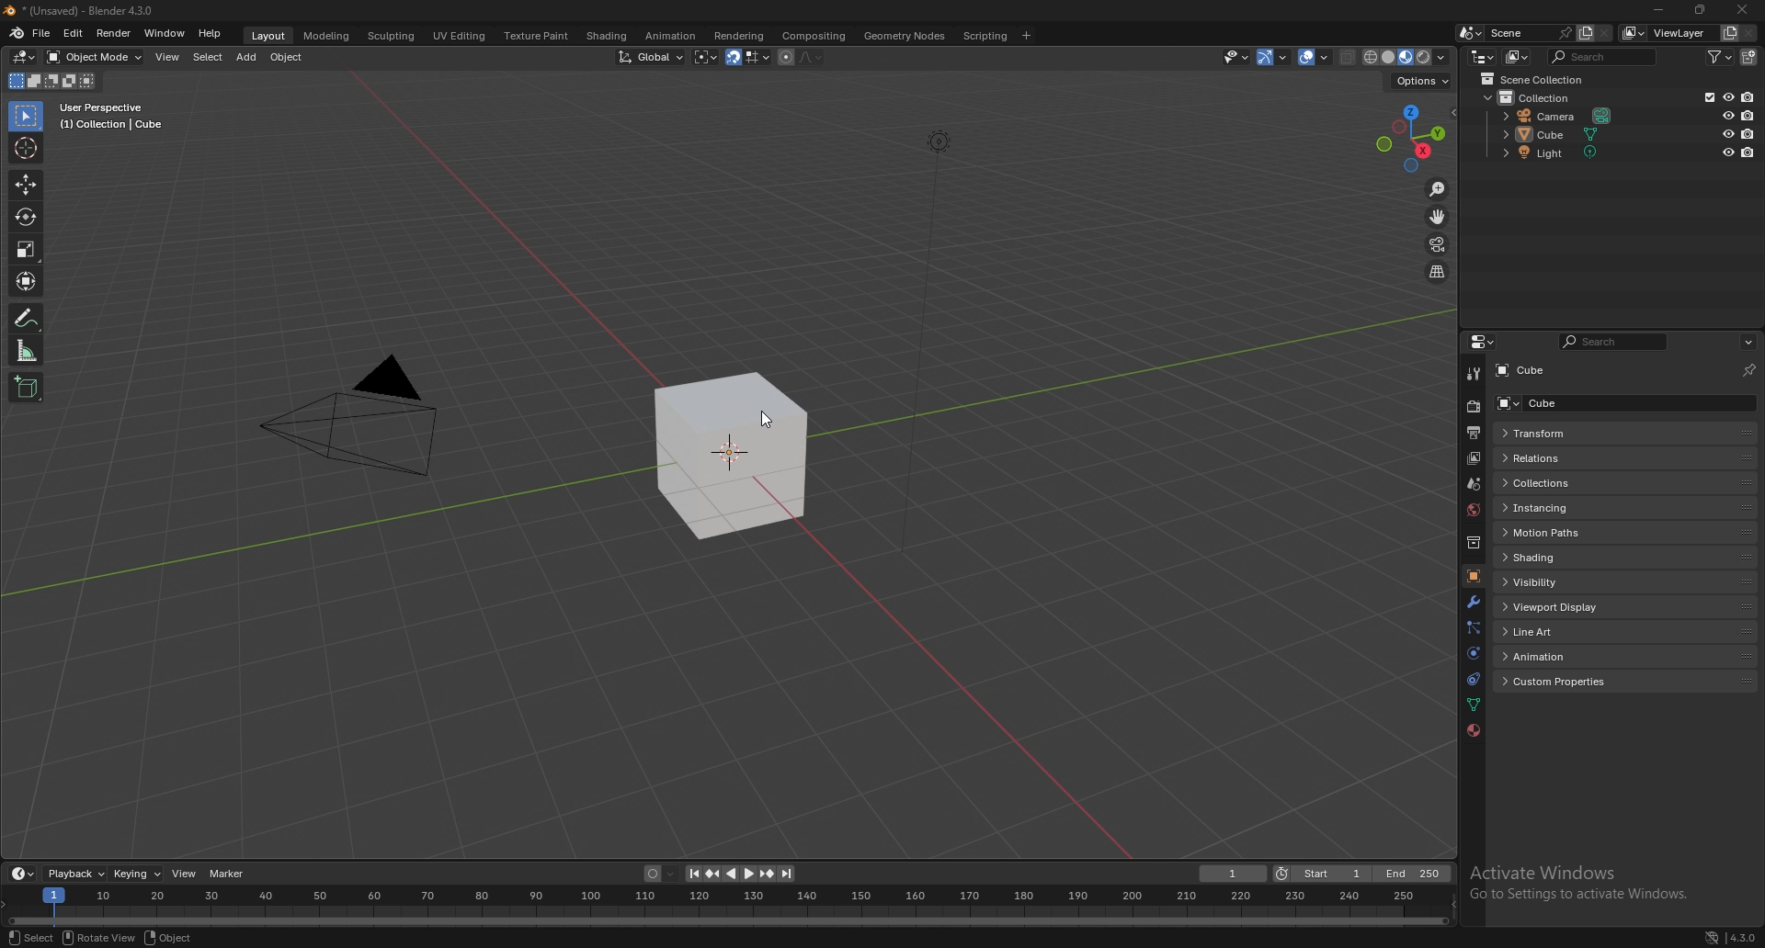 This screenshot has height=948, width=1765. I want to click on transform, so click(28, 281).